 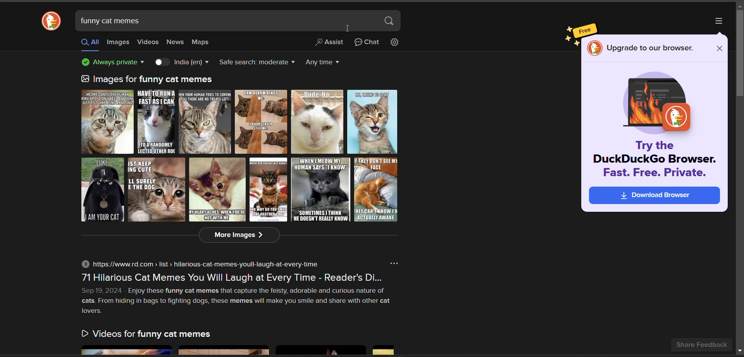 What do you see at coordinates (176, 42) in the screenshot?
I see `news` at bounding box center [176, 42].